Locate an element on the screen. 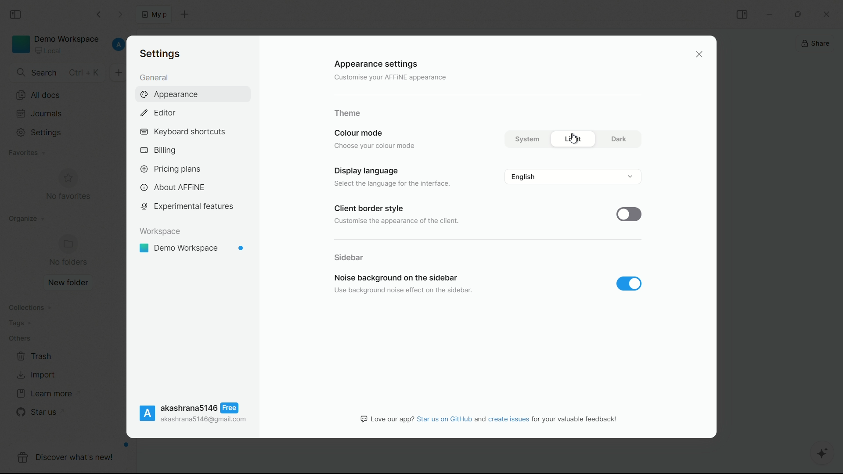 This screenshot has width=843, height=474. share is located at coordinates (816, 44).